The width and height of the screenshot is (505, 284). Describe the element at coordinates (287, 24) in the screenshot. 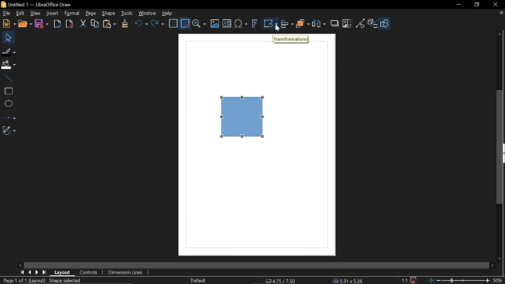

I see `Align` at that location.